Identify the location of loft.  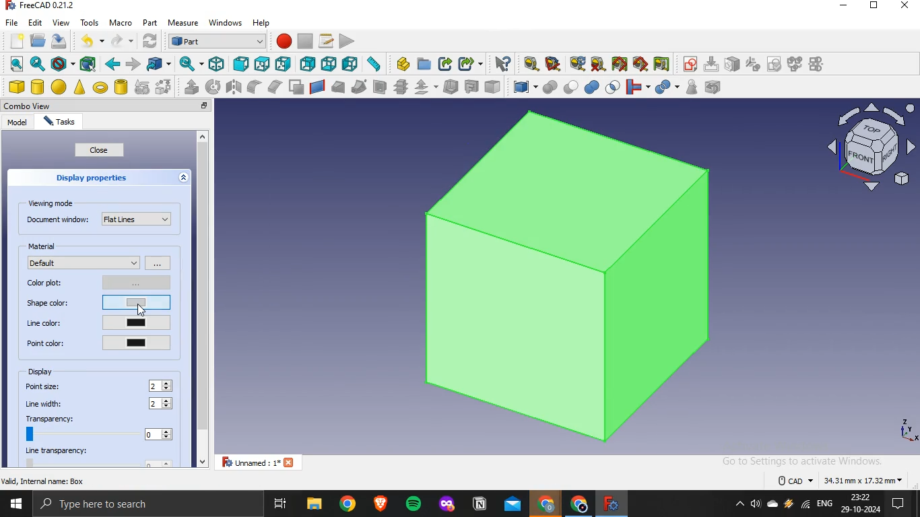
(337, 87).